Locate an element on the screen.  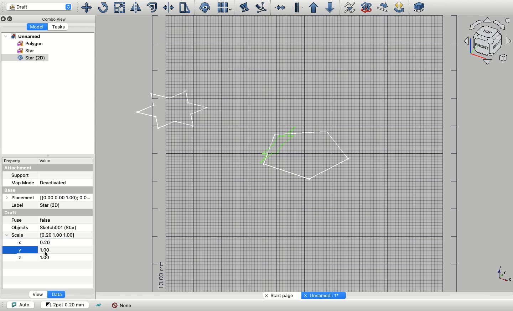
Objects is located at coordinates (21, 227).